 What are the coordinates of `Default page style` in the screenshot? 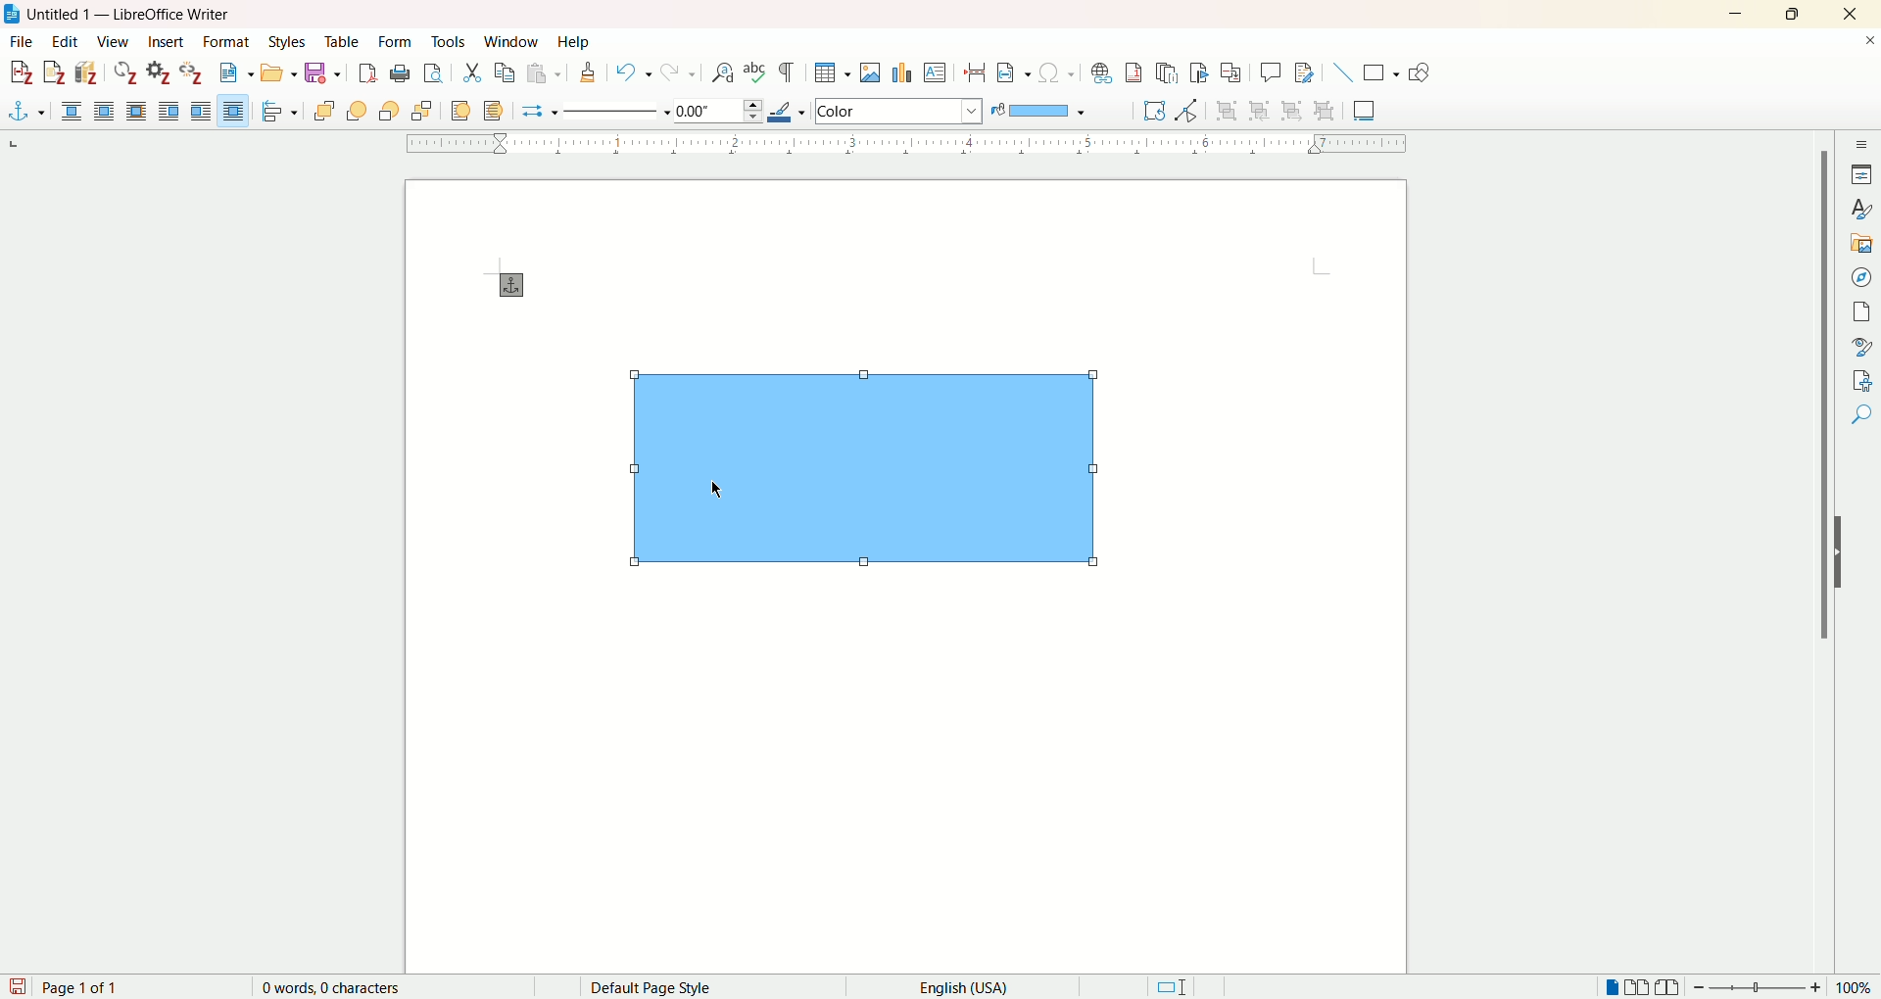 It's located at (665, 985).